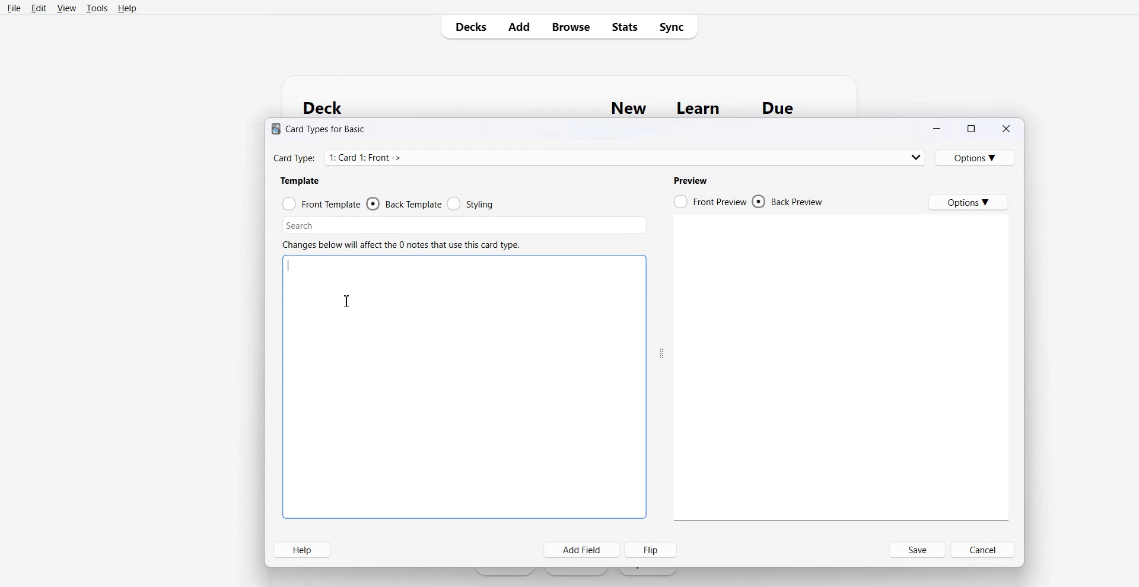  Describe the element at coordinates (322, 130) in the screenshot. I see `® Card Types for Basic` at that location.